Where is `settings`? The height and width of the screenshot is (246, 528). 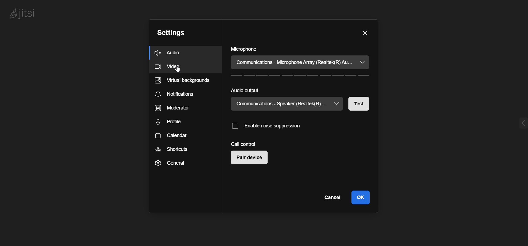 settings is located at coordinates (169, 33).